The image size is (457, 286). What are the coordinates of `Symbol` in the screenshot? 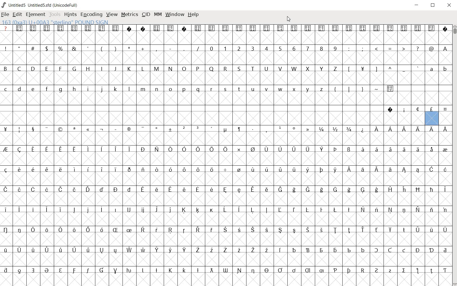 It's located at (362, 170).